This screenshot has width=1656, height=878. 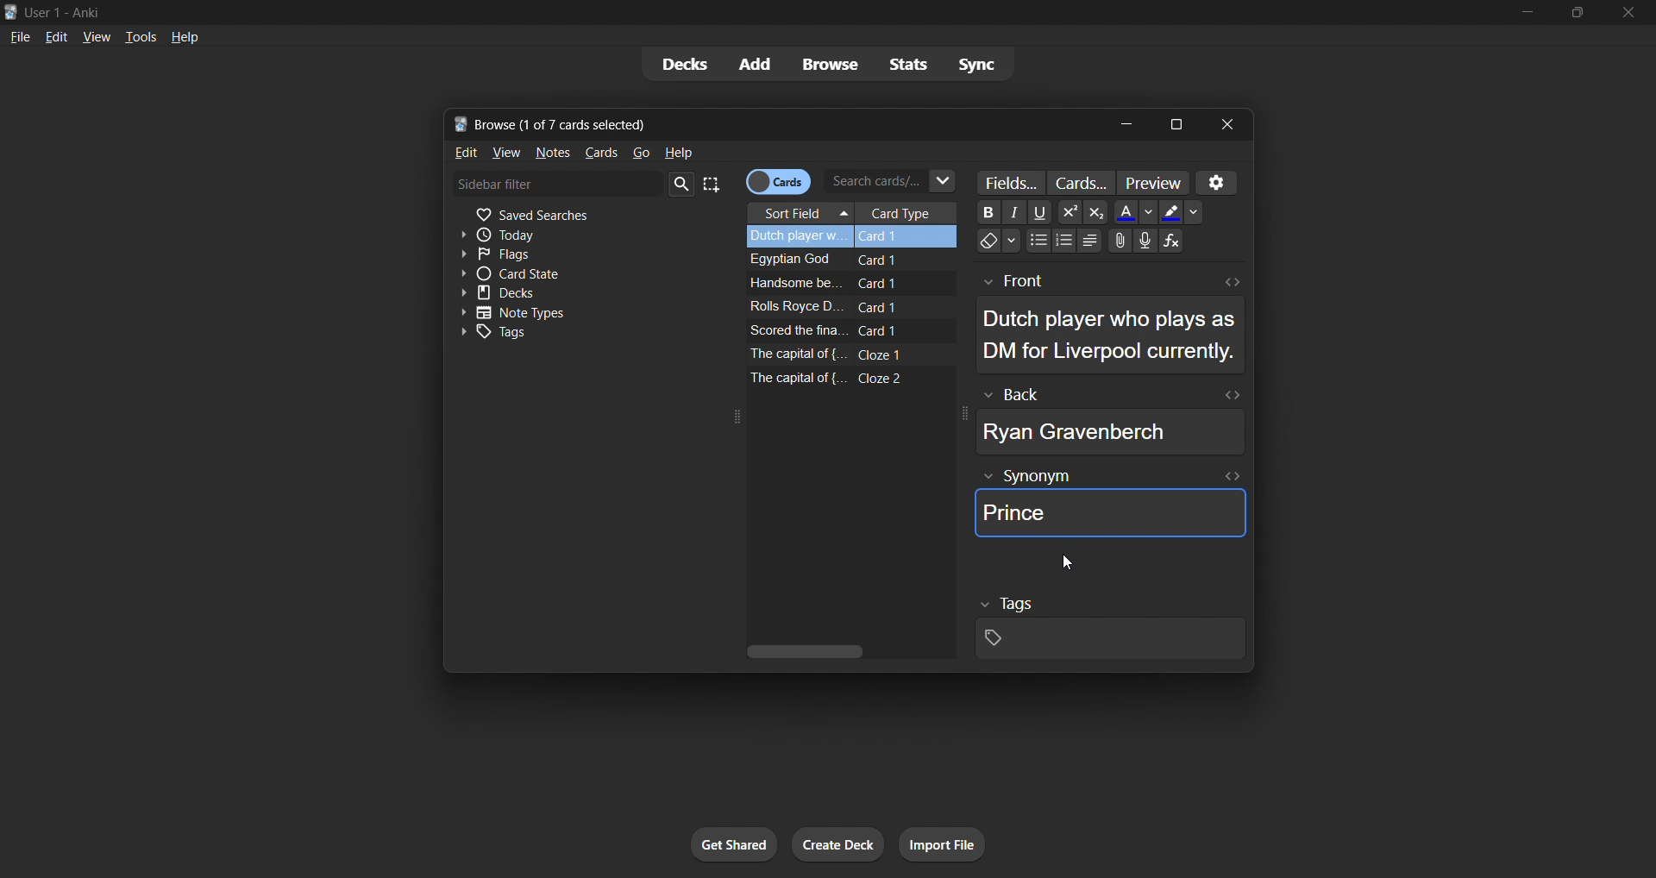 I want to click on decks, so click(x=683, y=64).